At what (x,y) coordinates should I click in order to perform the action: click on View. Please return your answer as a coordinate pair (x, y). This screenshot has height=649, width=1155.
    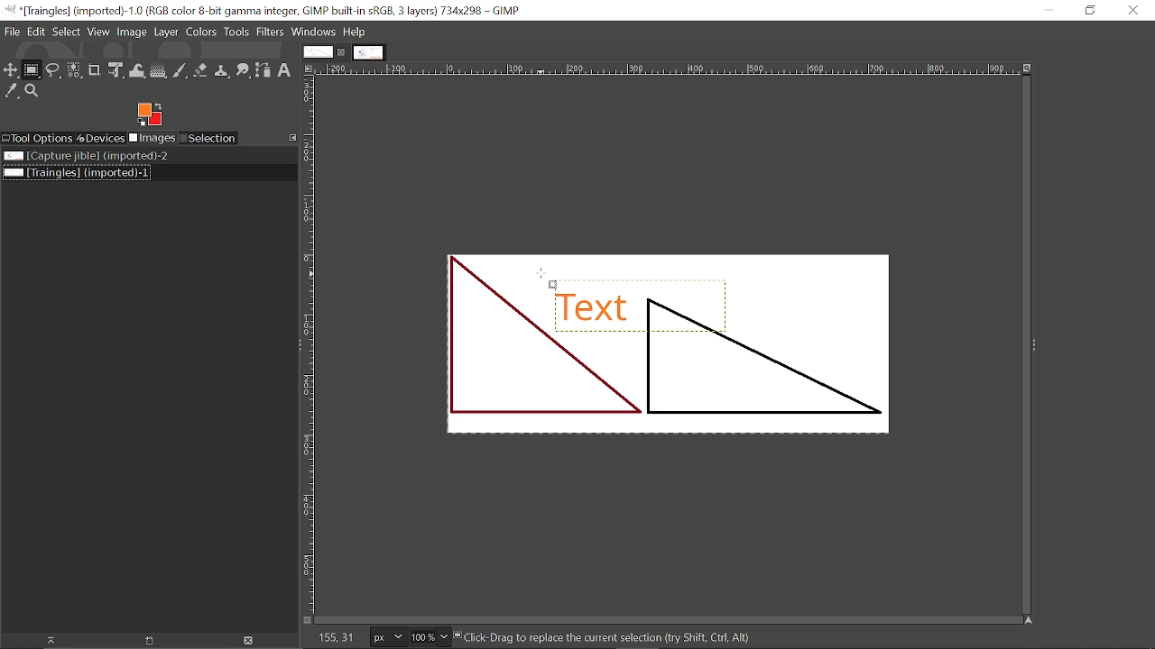
    Looking at the image, I should click on (99, 33).